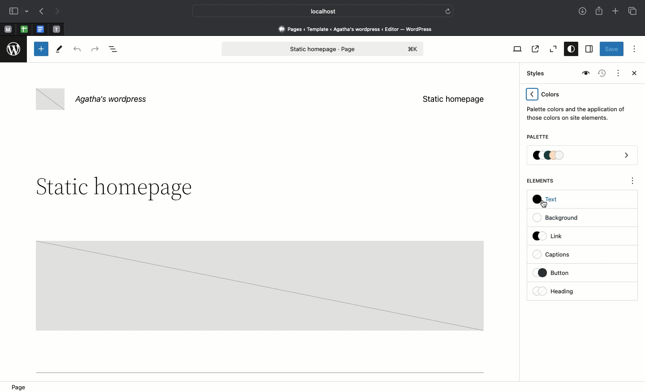  Describe the element at coordinates (551, 235) in the screenshot. I see `Link` at that location.